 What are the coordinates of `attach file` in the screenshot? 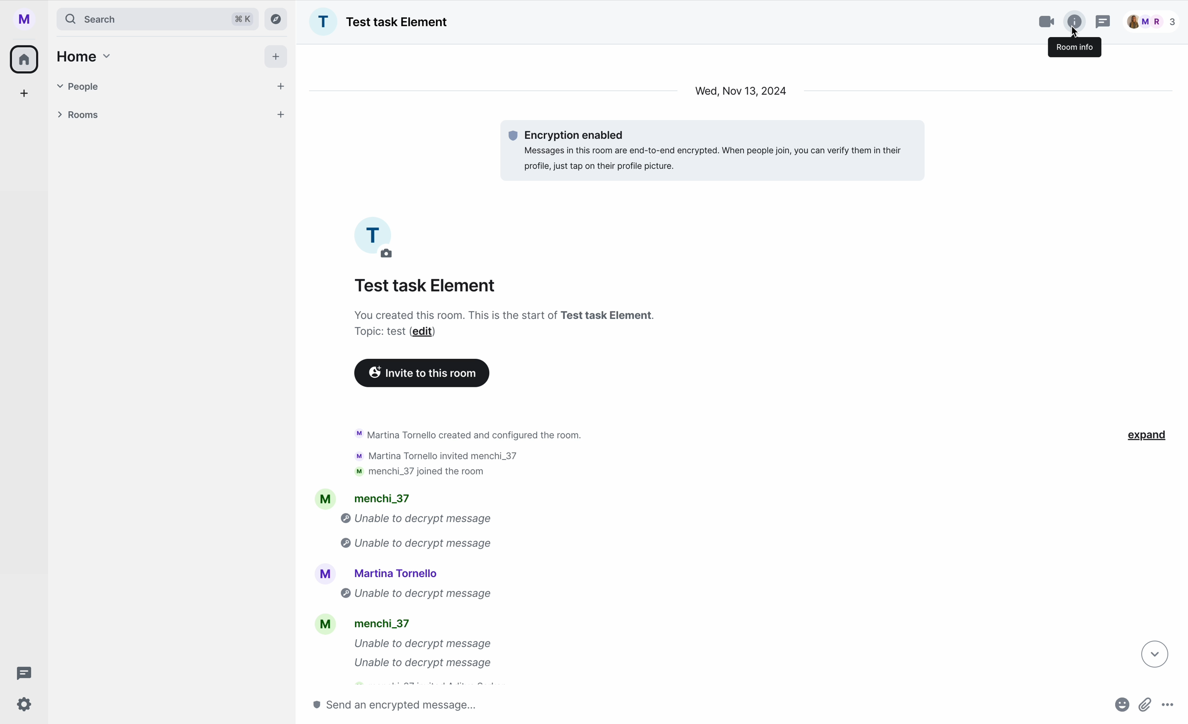 It's located at (1146, 707).